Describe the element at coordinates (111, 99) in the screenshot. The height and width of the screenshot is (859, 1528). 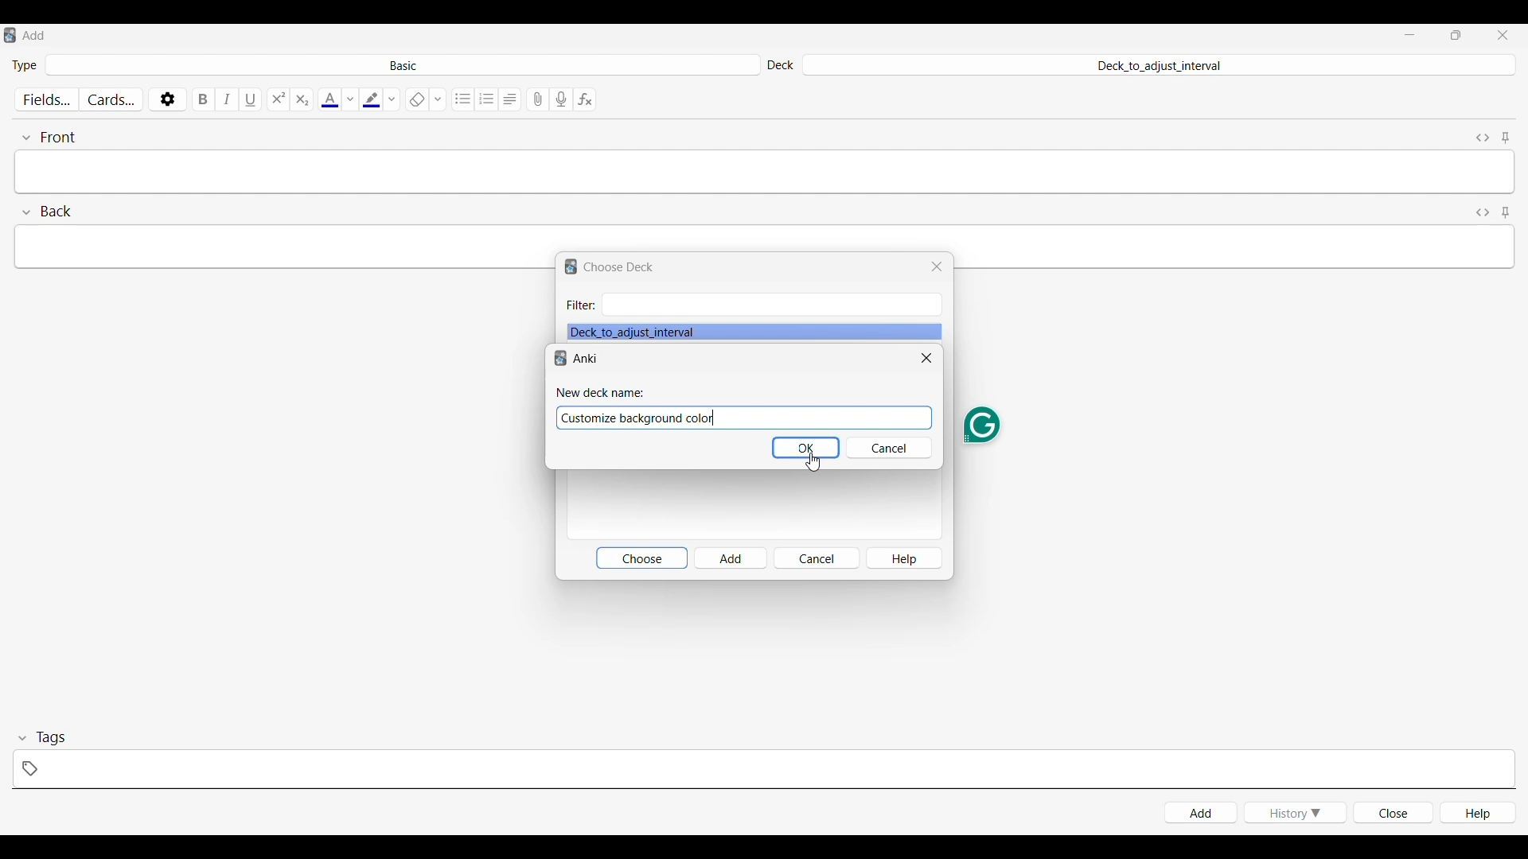
I see `Customize cards` at that location.